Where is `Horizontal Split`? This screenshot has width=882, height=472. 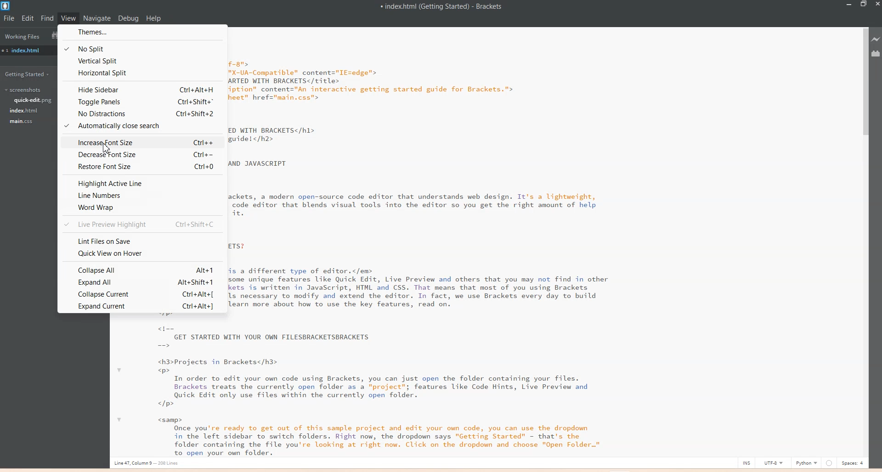 Horizontal Split is located at coordinates (142, 73).